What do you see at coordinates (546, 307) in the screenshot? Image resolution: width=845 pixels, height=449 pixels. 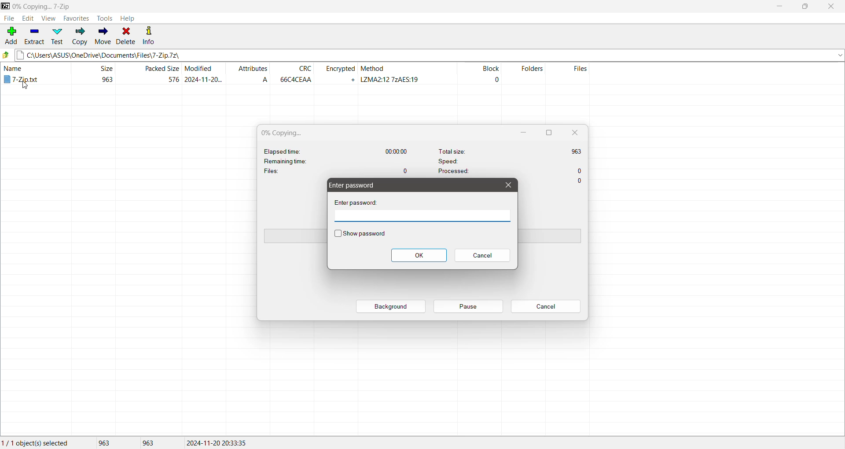 I see `Cancel` at bounding box center [546, 307].